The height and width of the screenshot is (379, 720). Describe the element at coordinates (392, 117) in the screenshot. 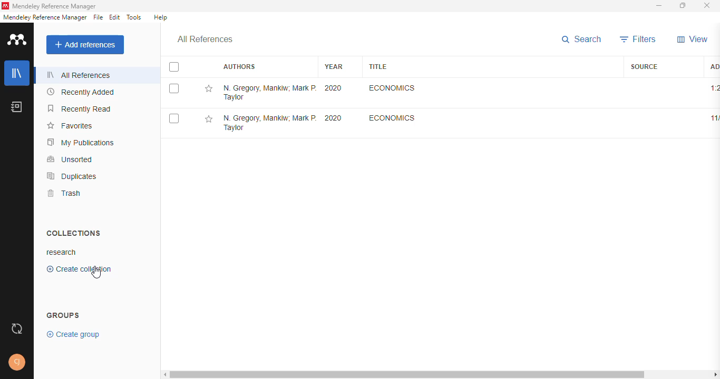

I see `Economics` at that location.